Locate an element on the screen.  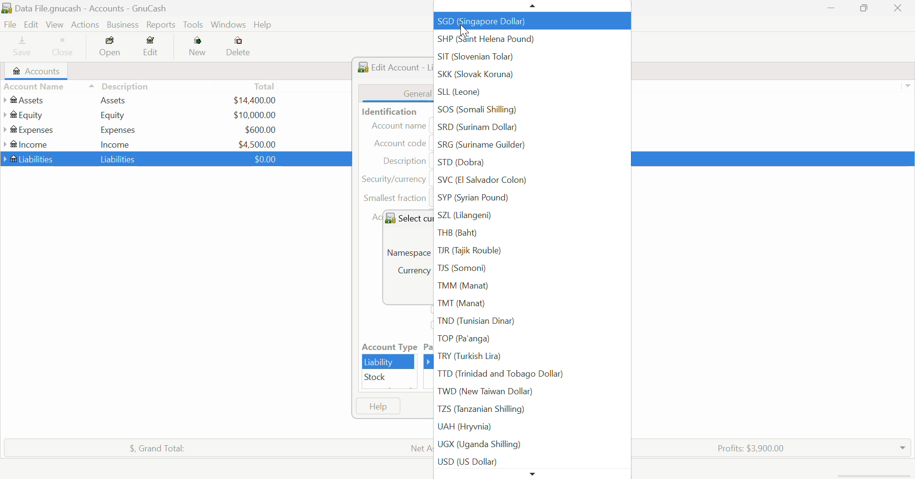
Liability is located at coordinates (389, 362).